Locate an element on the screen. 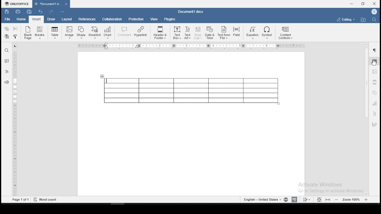 The width and height of the screenshot is (381, 214). paragraph settings is located at coordinates (375, 51).